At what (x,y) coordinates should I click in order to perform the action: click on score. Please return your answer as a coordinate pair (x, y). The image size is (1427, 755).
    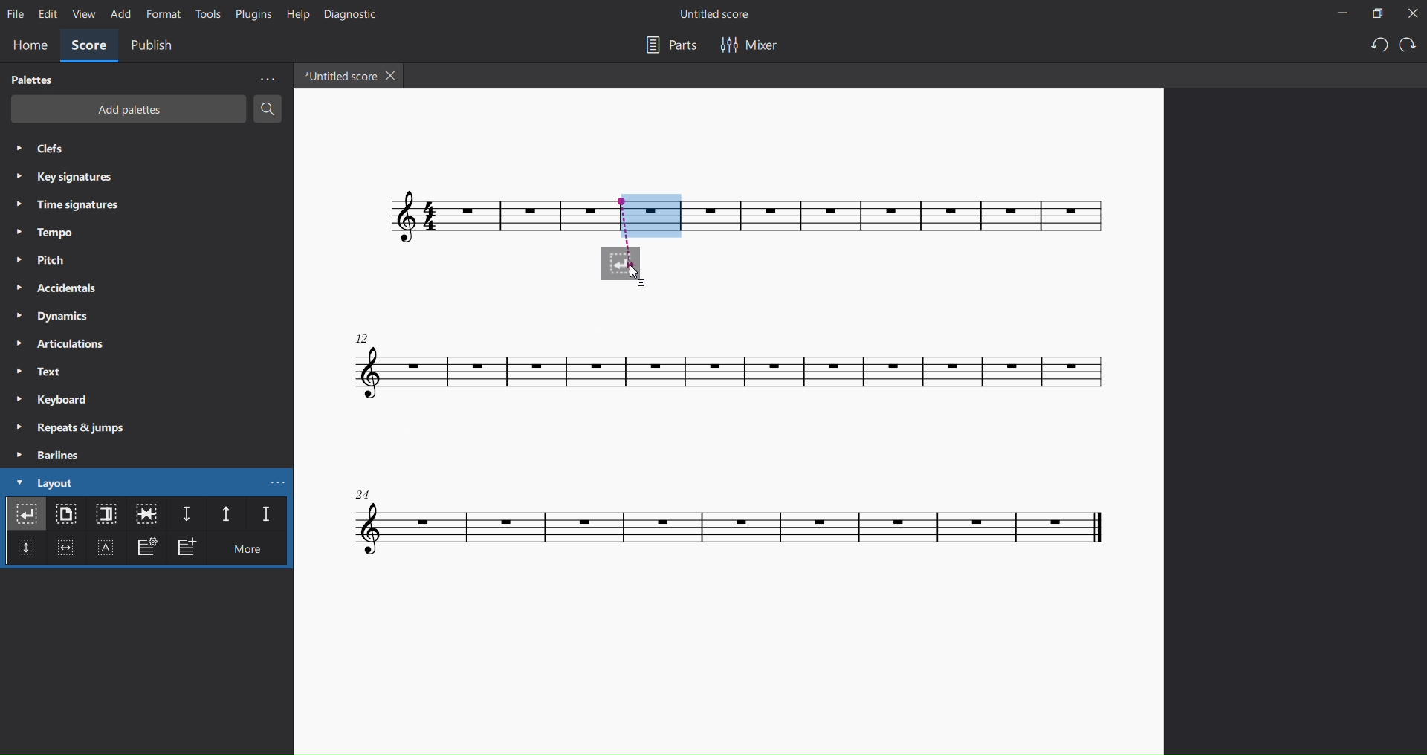
    Looking at the image, I should click on (738, 367).